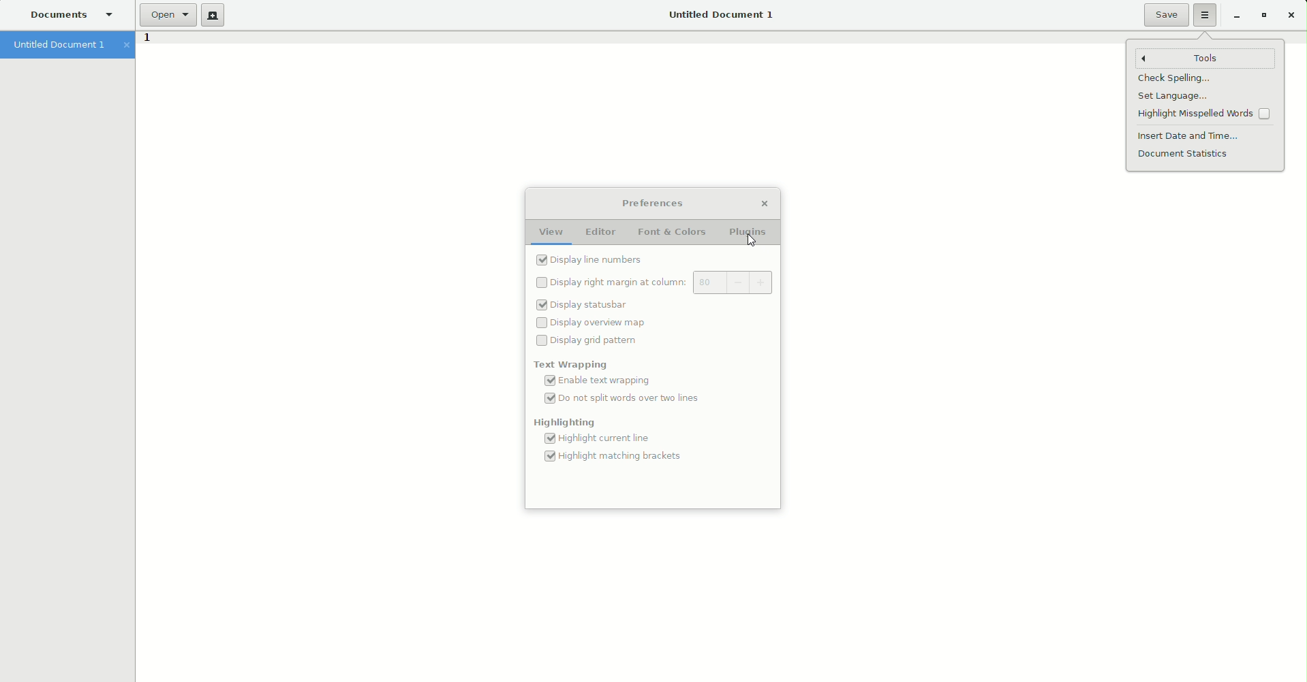  What do you see at coordinates (1185, 155) in the screenshot?
I see `Document statistics` at bounding box center [1185, 155].